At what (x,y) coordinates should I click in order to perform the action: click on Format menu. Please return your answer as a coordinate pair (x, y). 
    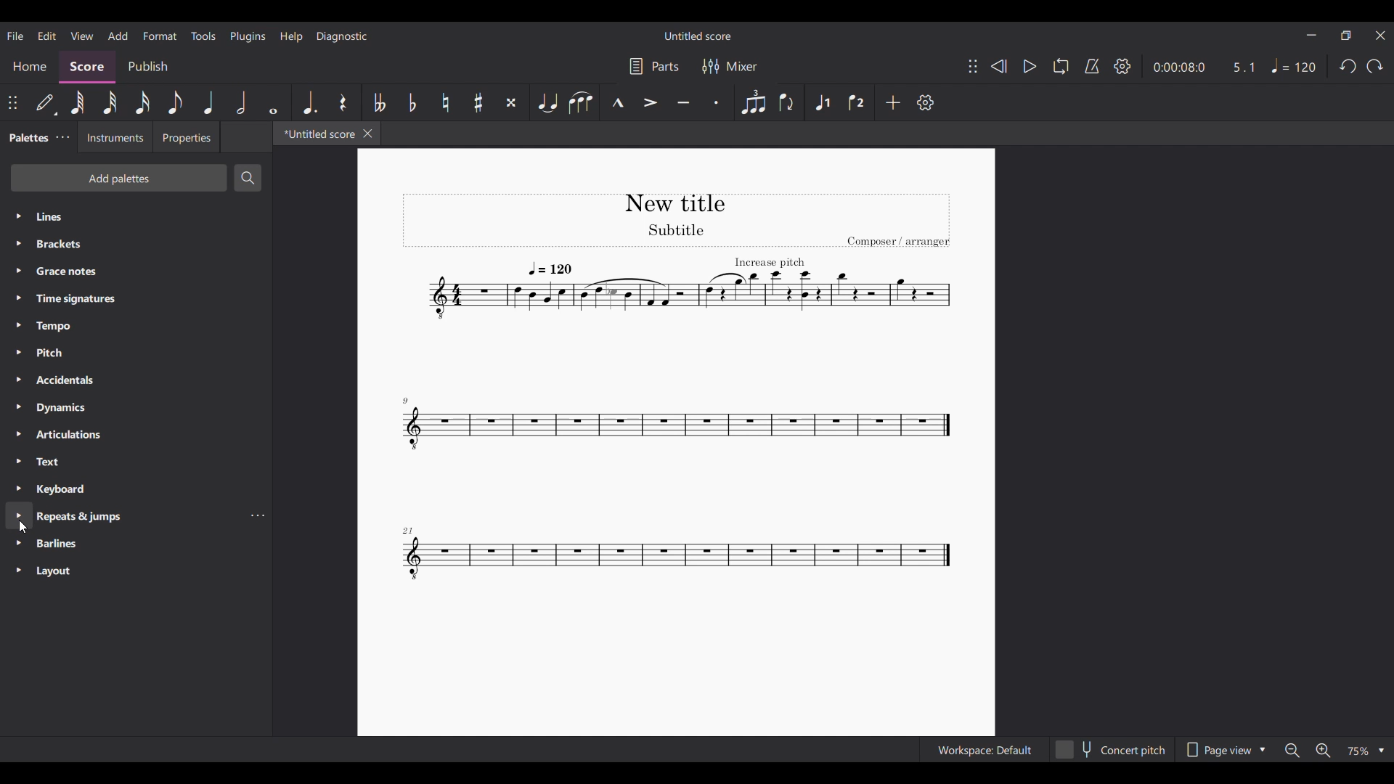
    Looking at the image, I should click on (160, 36).